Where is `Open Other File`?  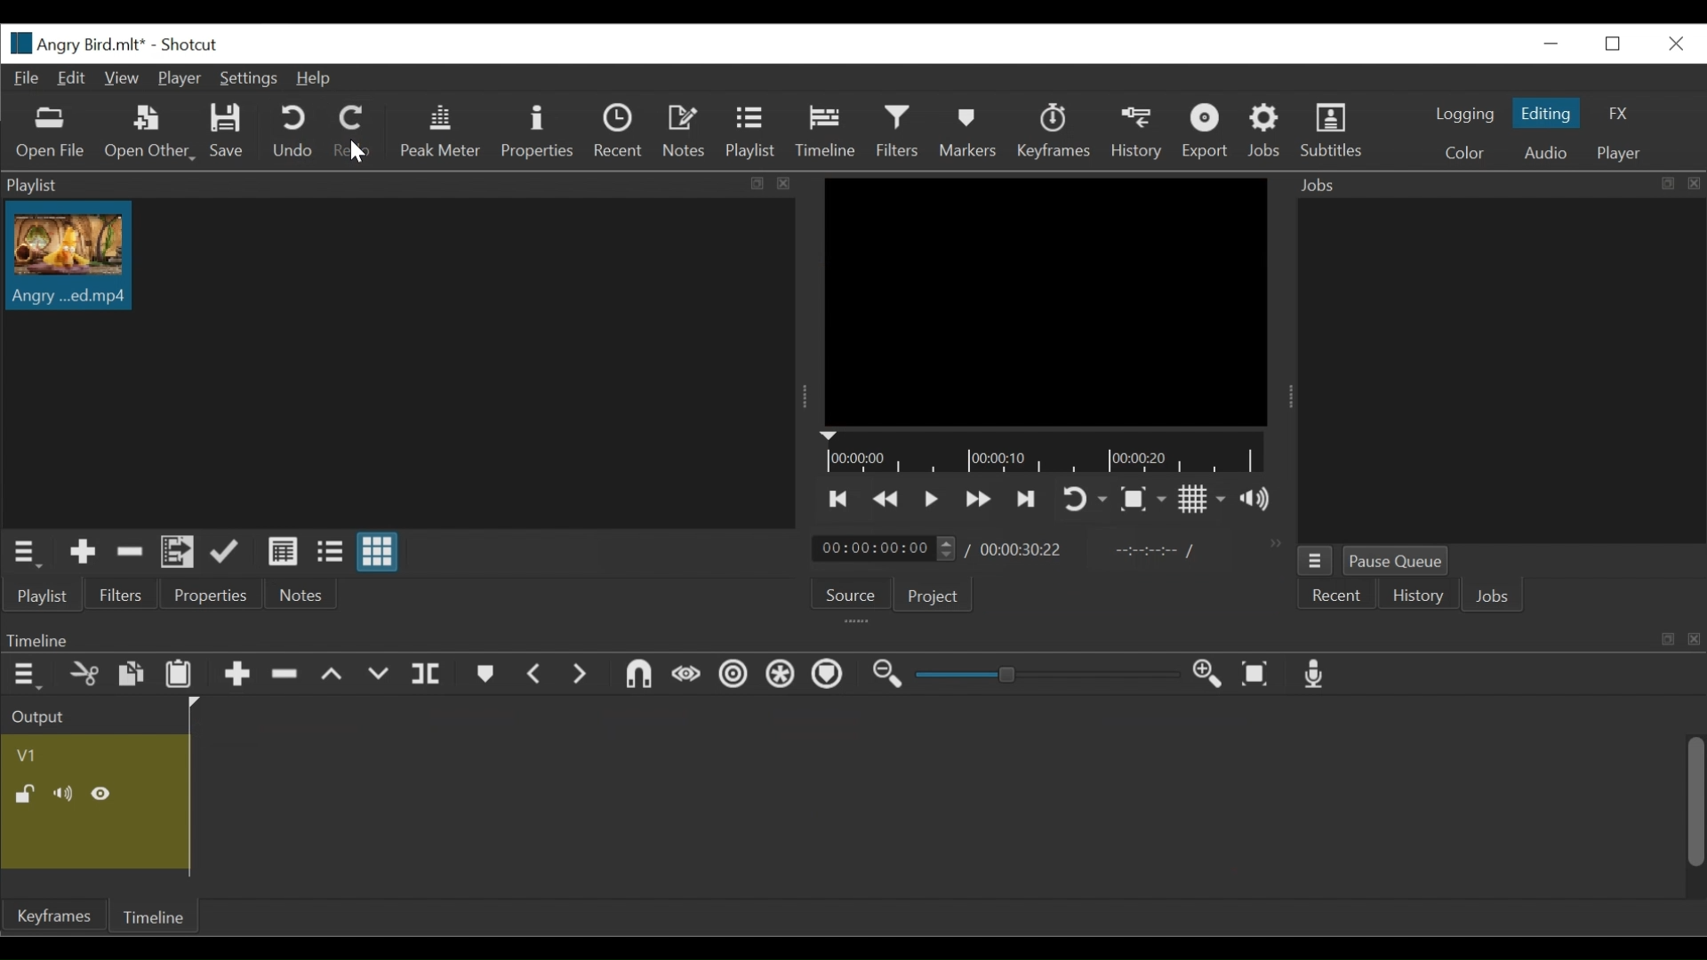 Open Other File is located at coordinates (147, 132).